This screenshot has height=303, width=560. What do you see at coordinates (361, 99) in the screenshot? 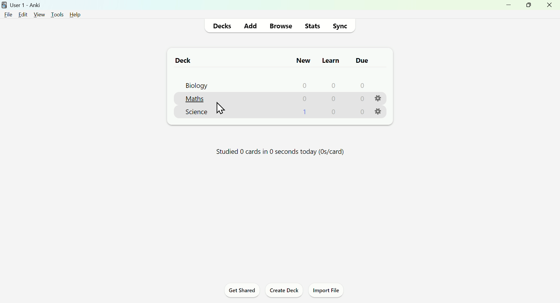
I see `0` at bounding box center [361, 99].